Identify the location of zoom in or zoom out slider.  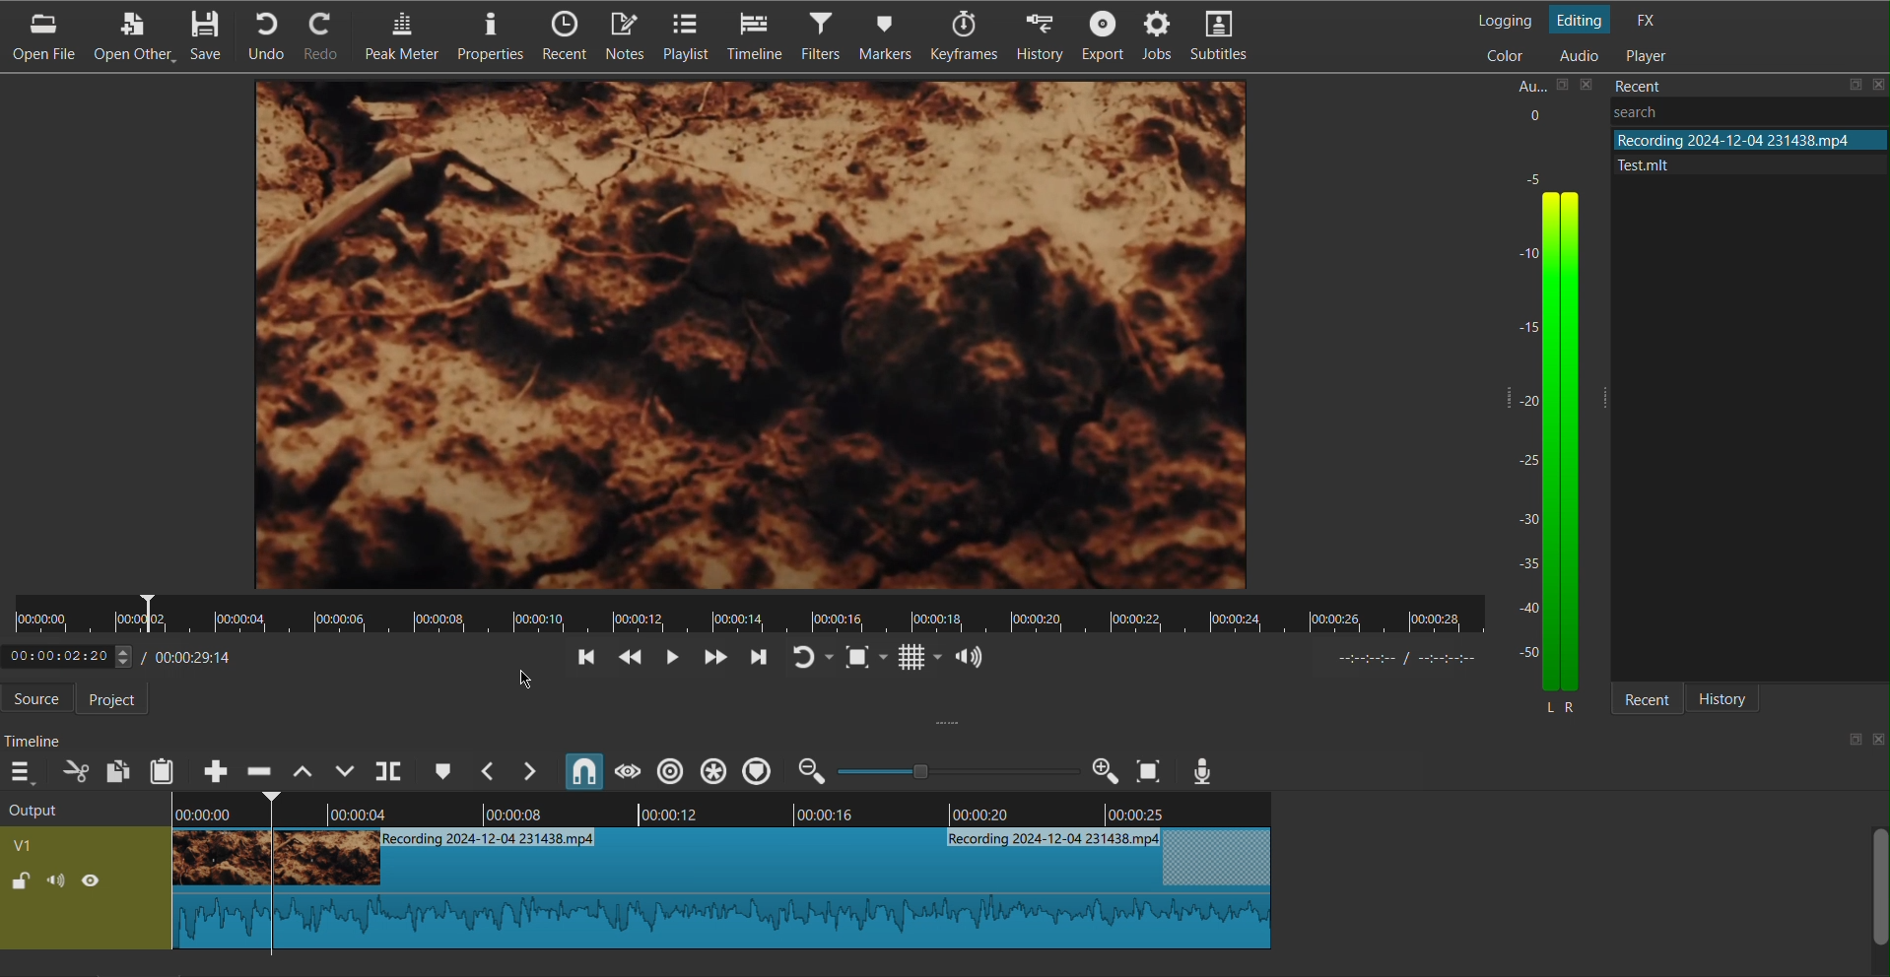
(951, 770).